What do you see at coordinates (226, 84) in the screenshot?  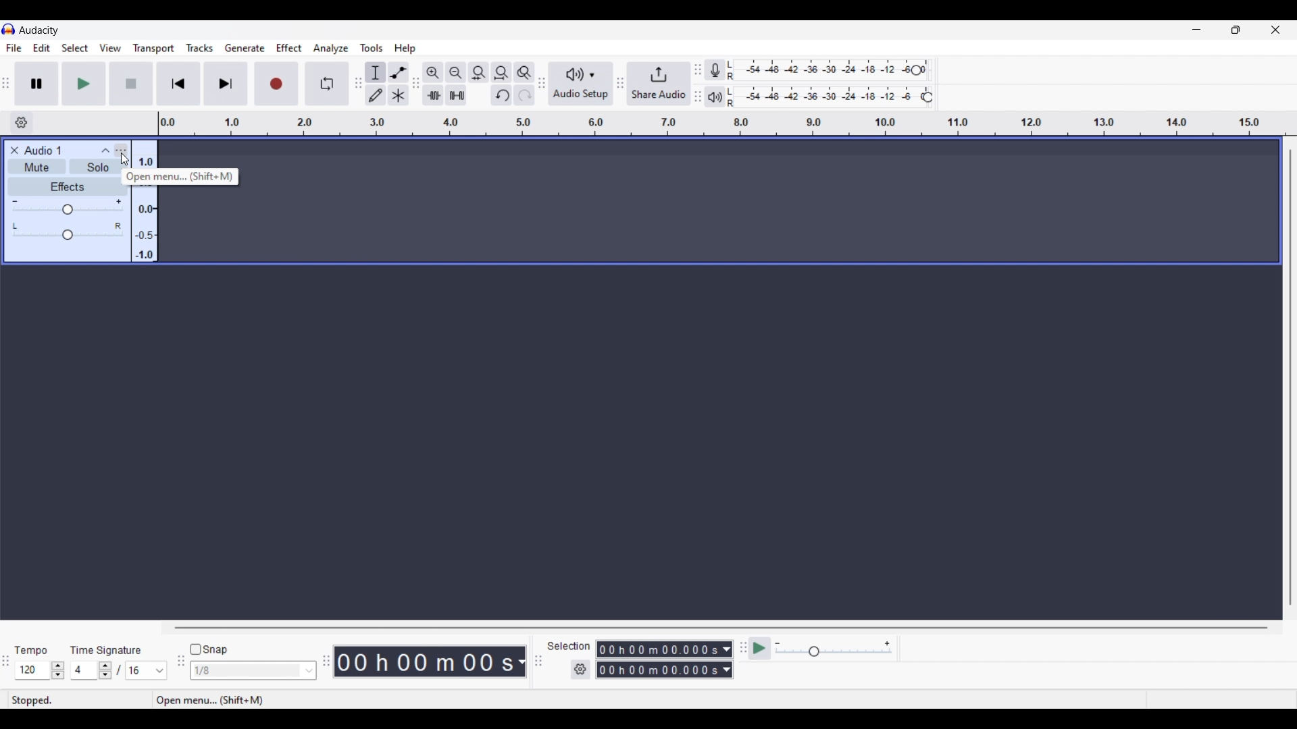 I see `Skip to end/Select to end` at bounding box center [226, 84].